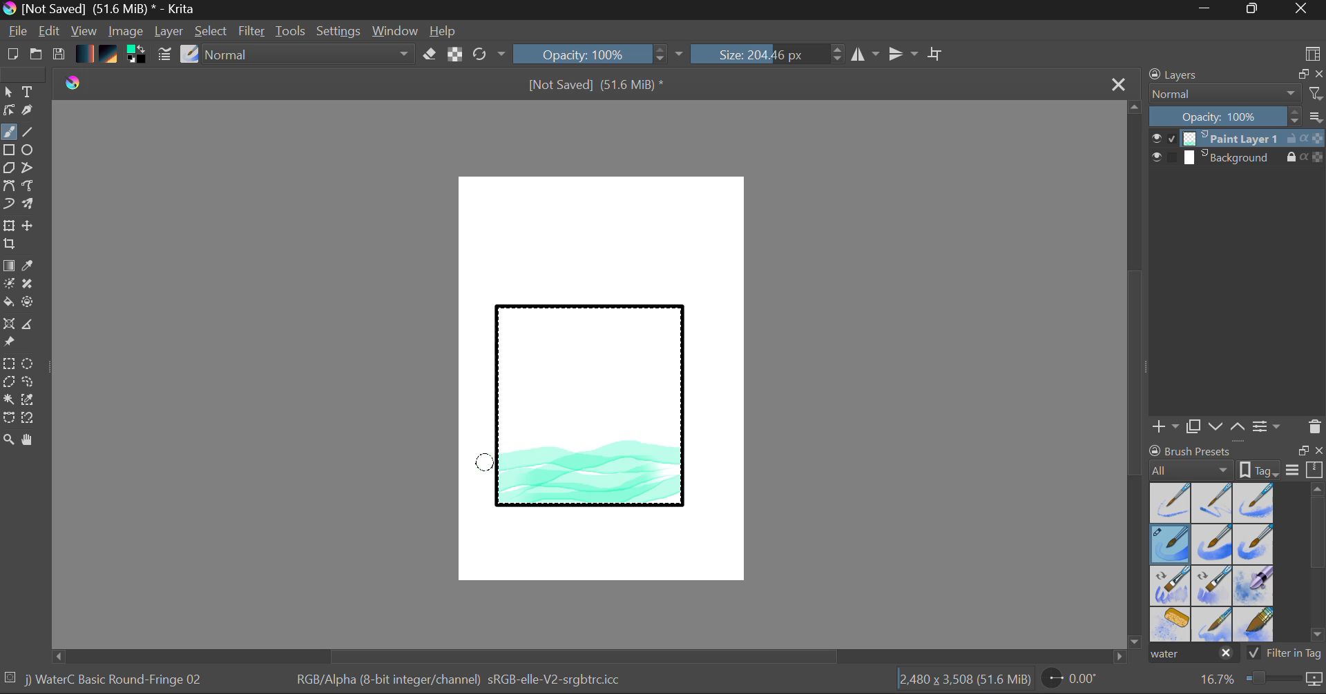 This screenshot has height=694, width=1326. Describe the element at coordinates (1120, 83) in the screenshot. I see `Close` at that location.